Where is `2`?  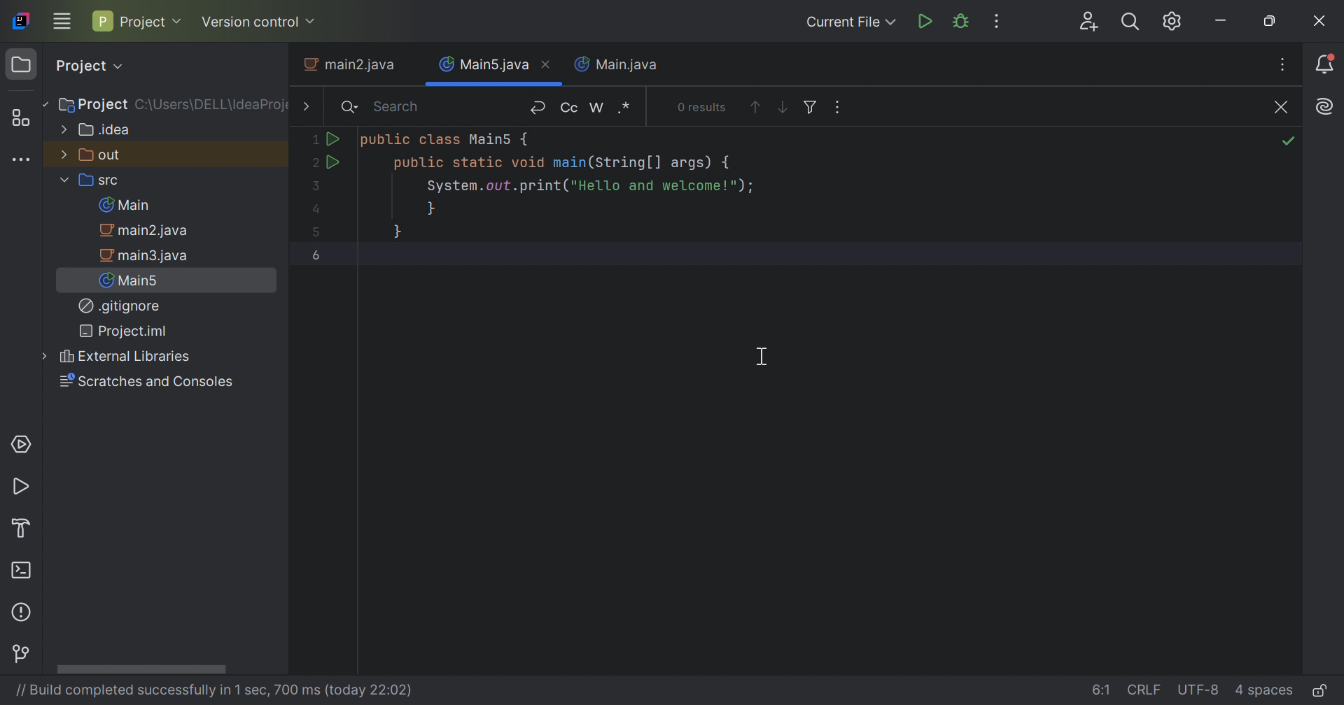
2 is located at coordinates (315, 163).